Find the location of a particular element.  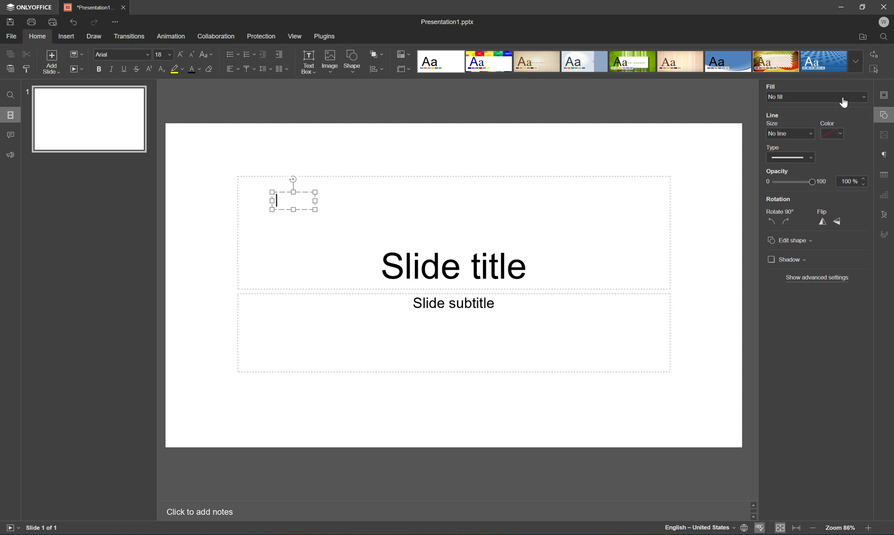

Copy style is located at coordinates (26, 68).